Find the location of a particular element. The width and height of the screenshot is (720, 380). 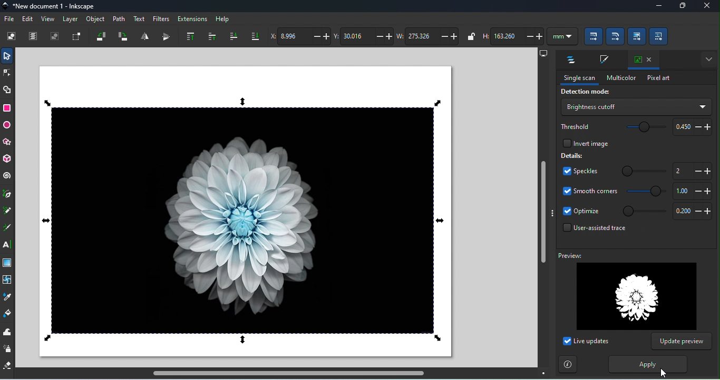

Increase or decrease speckles is located at coordinates (692, 171).